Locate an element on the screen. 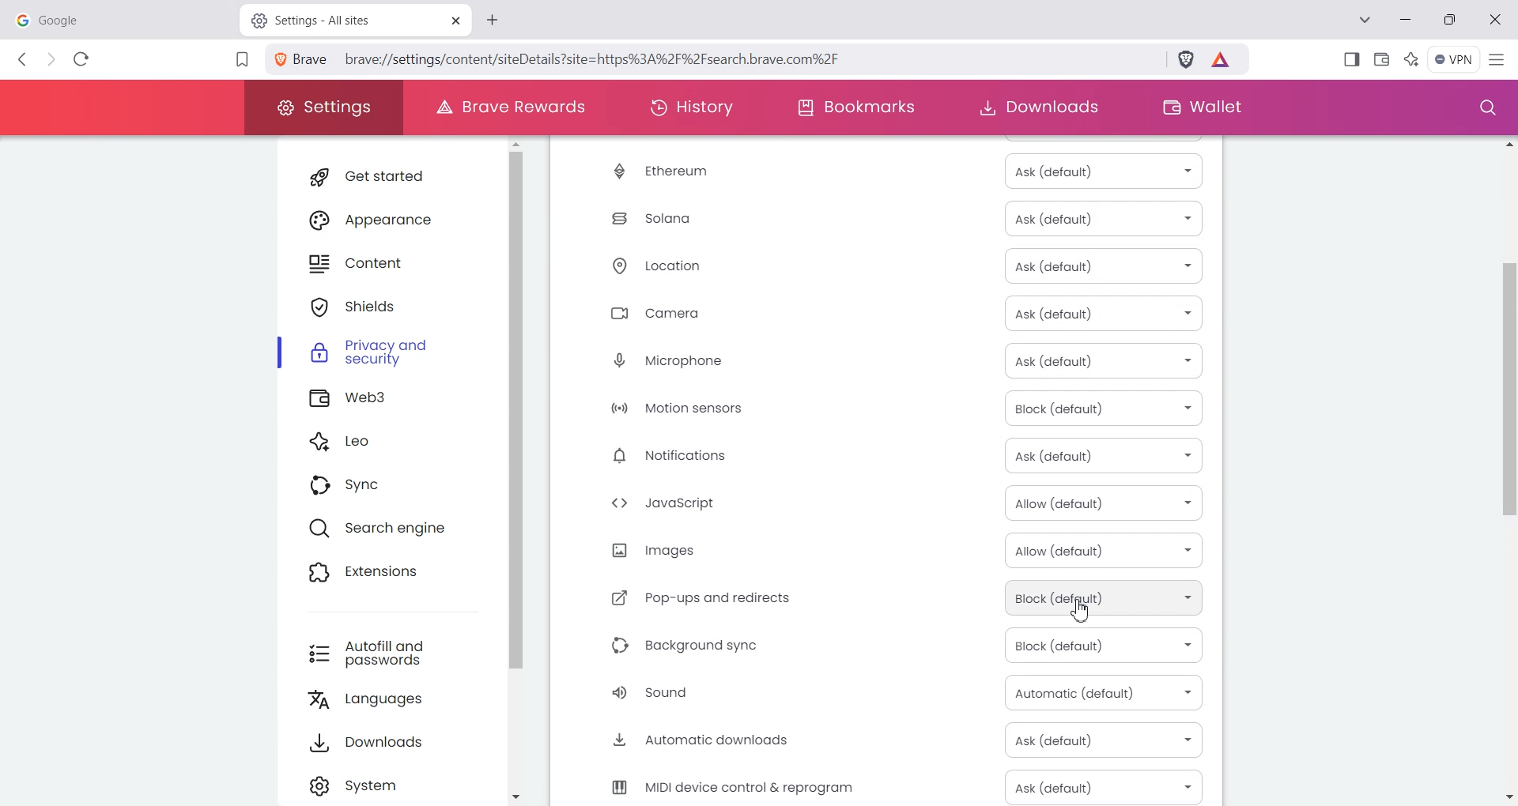 The width and height of the screenshot is (1518, 806). Downloads is located at coordinates (398, 746).